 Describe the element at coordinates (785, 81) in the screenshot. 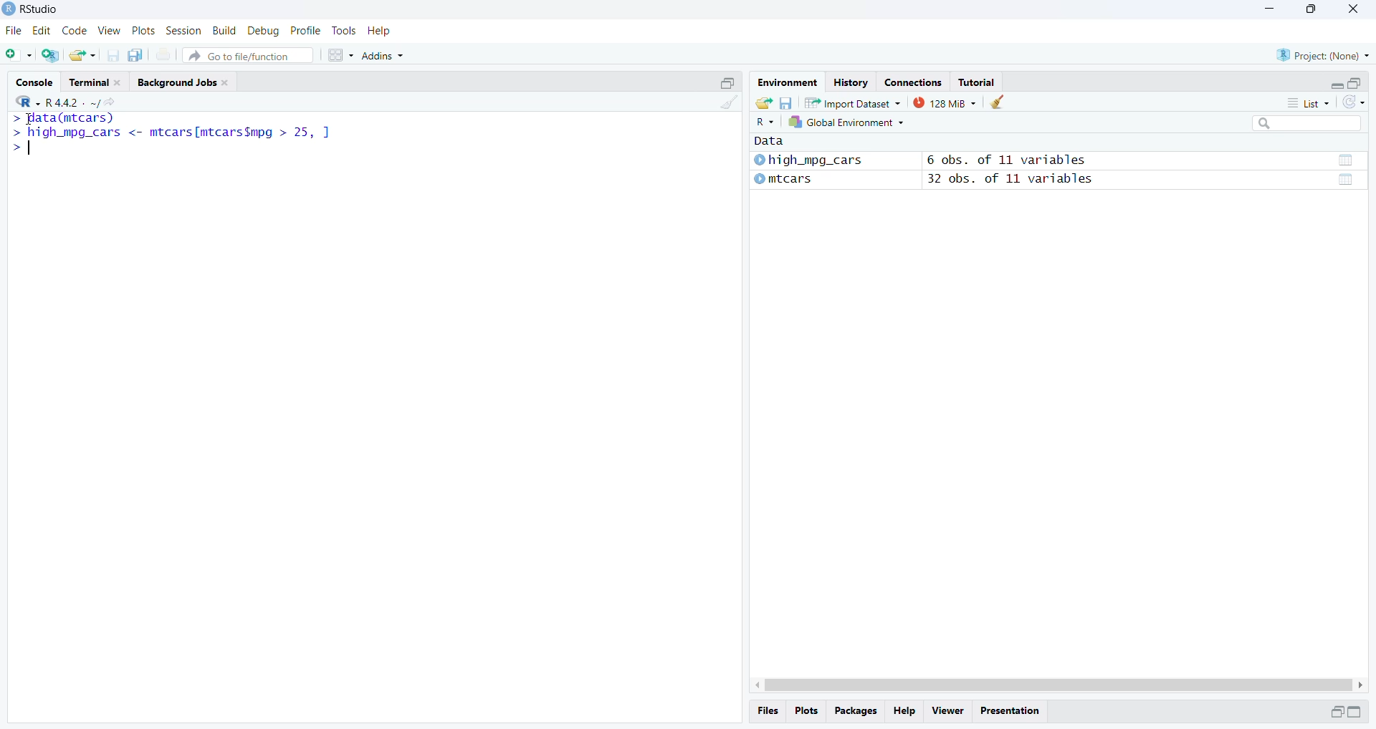

I see `Environment` at that location.